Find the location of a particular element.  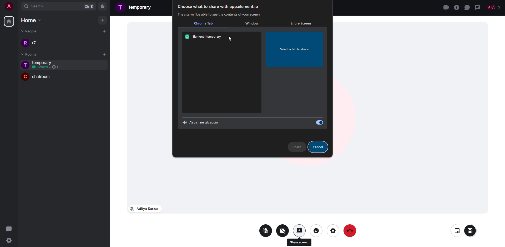

threads is located at coordinates (478, 7).